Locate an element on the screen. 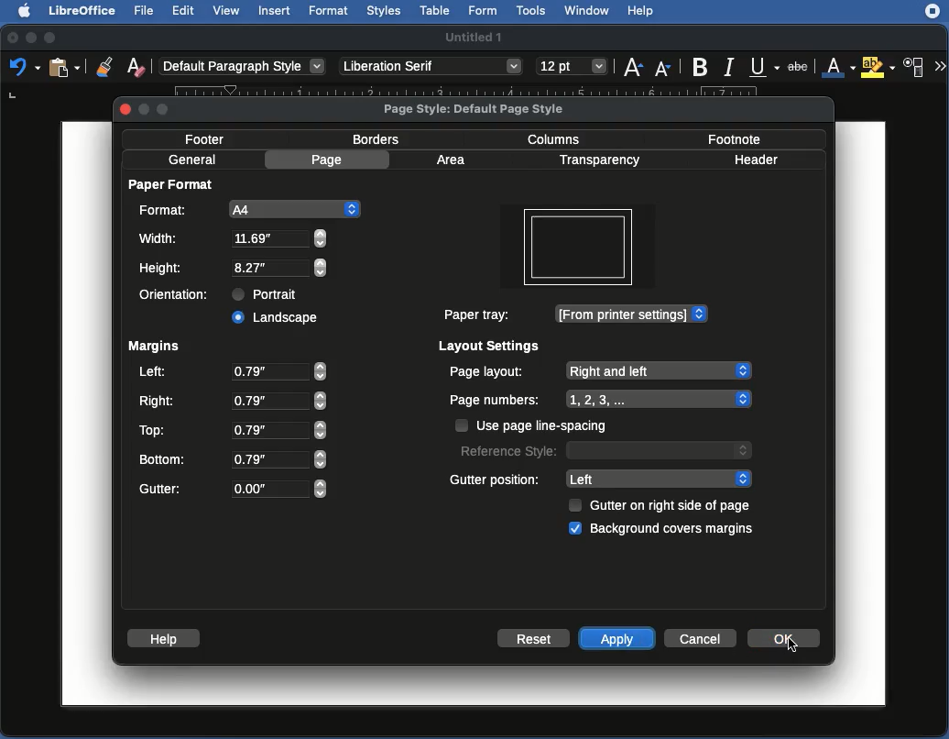 The height and width of the screenshot is (739, 949). LibreOffice is located at coordinates (83, 11).